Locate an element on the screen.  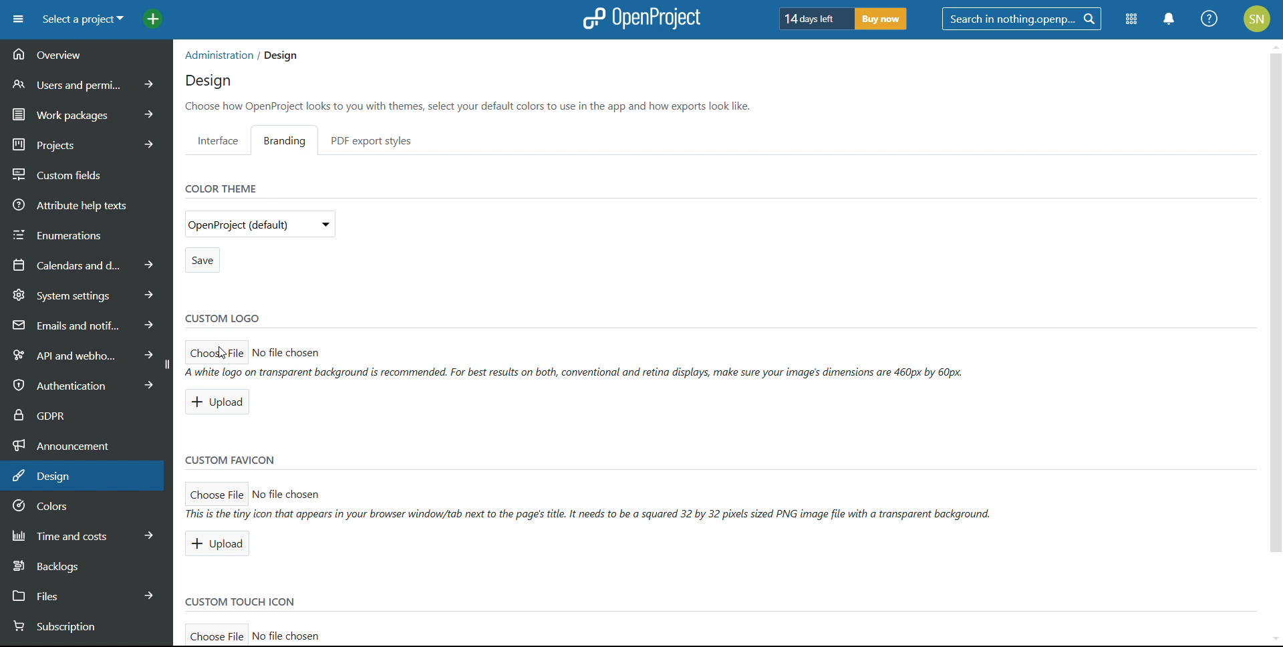
scroll down is located at coordinates (1270, 637).